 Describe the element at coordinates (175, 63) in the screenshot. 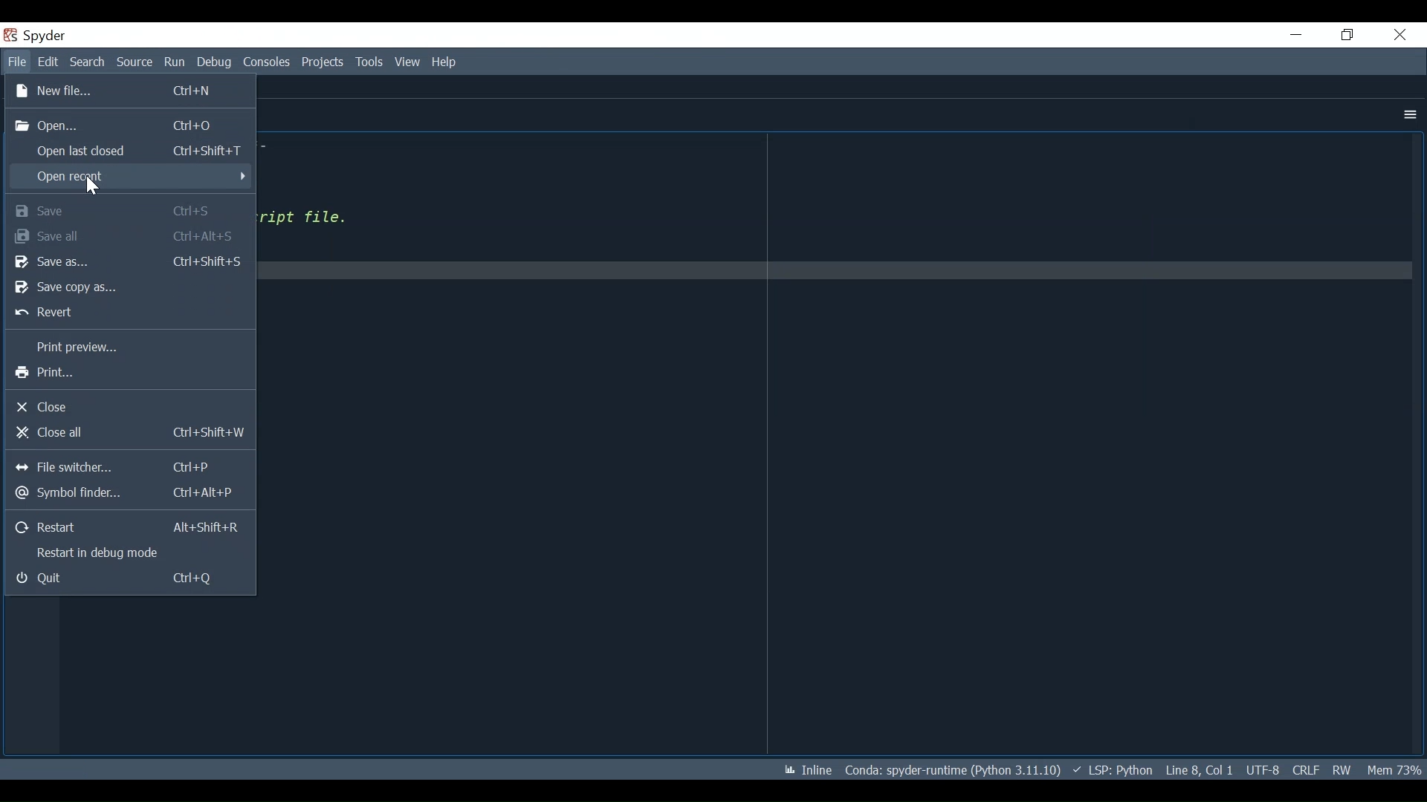

I see `Run` at that location.